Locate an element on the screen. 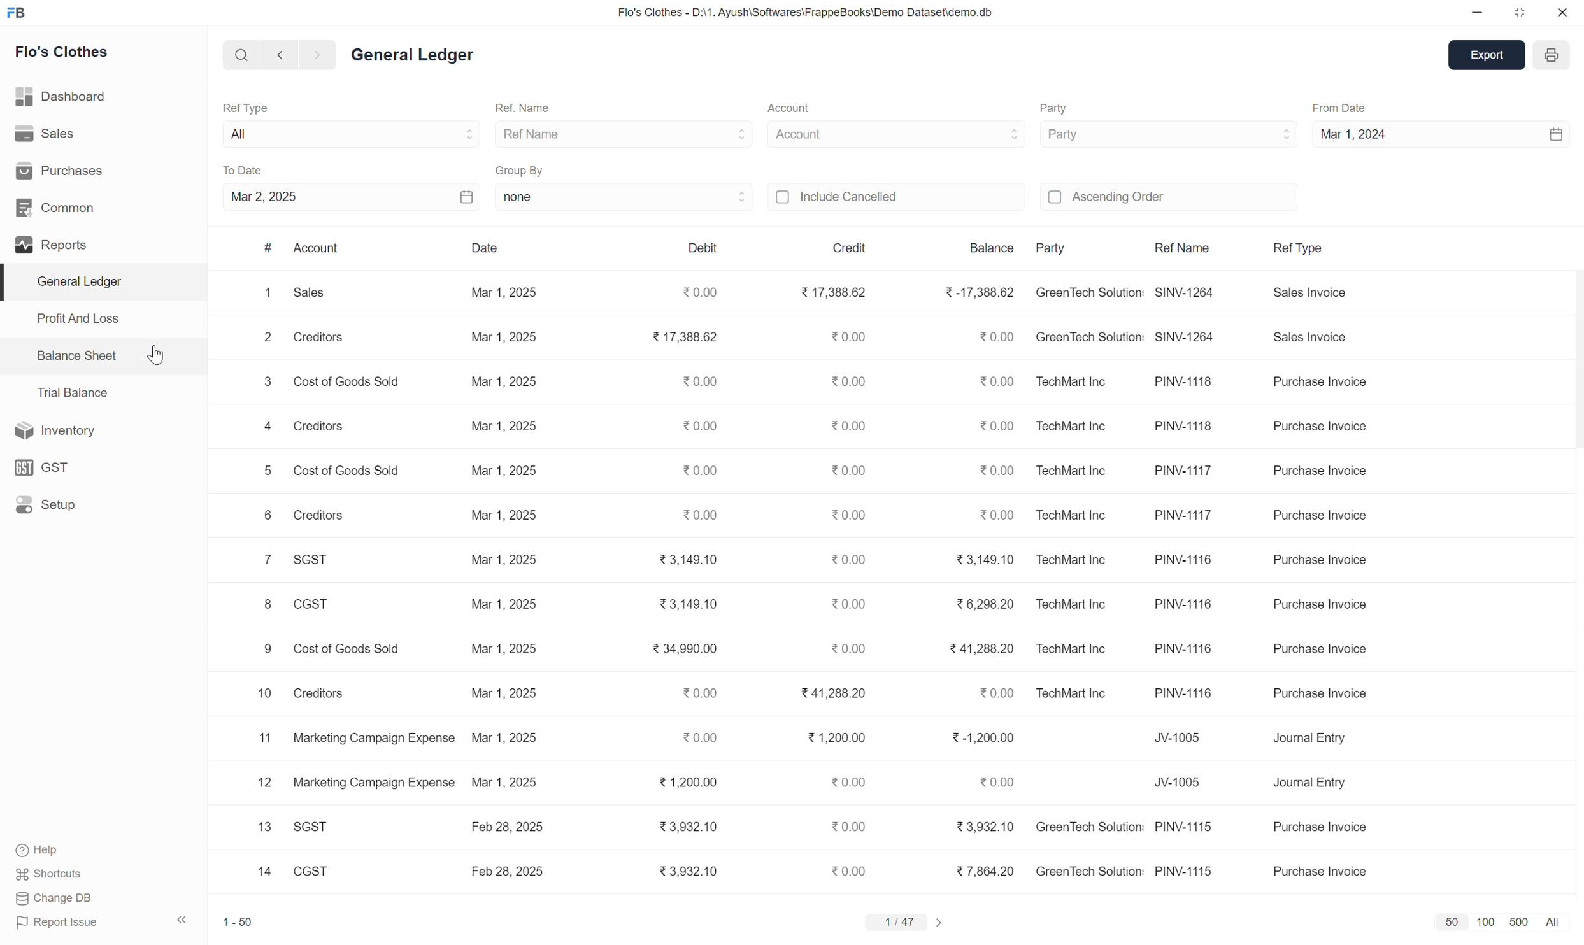 This screenshot has height=945, width=1584. PNW 1116 is located at coordinates (1180, 602).